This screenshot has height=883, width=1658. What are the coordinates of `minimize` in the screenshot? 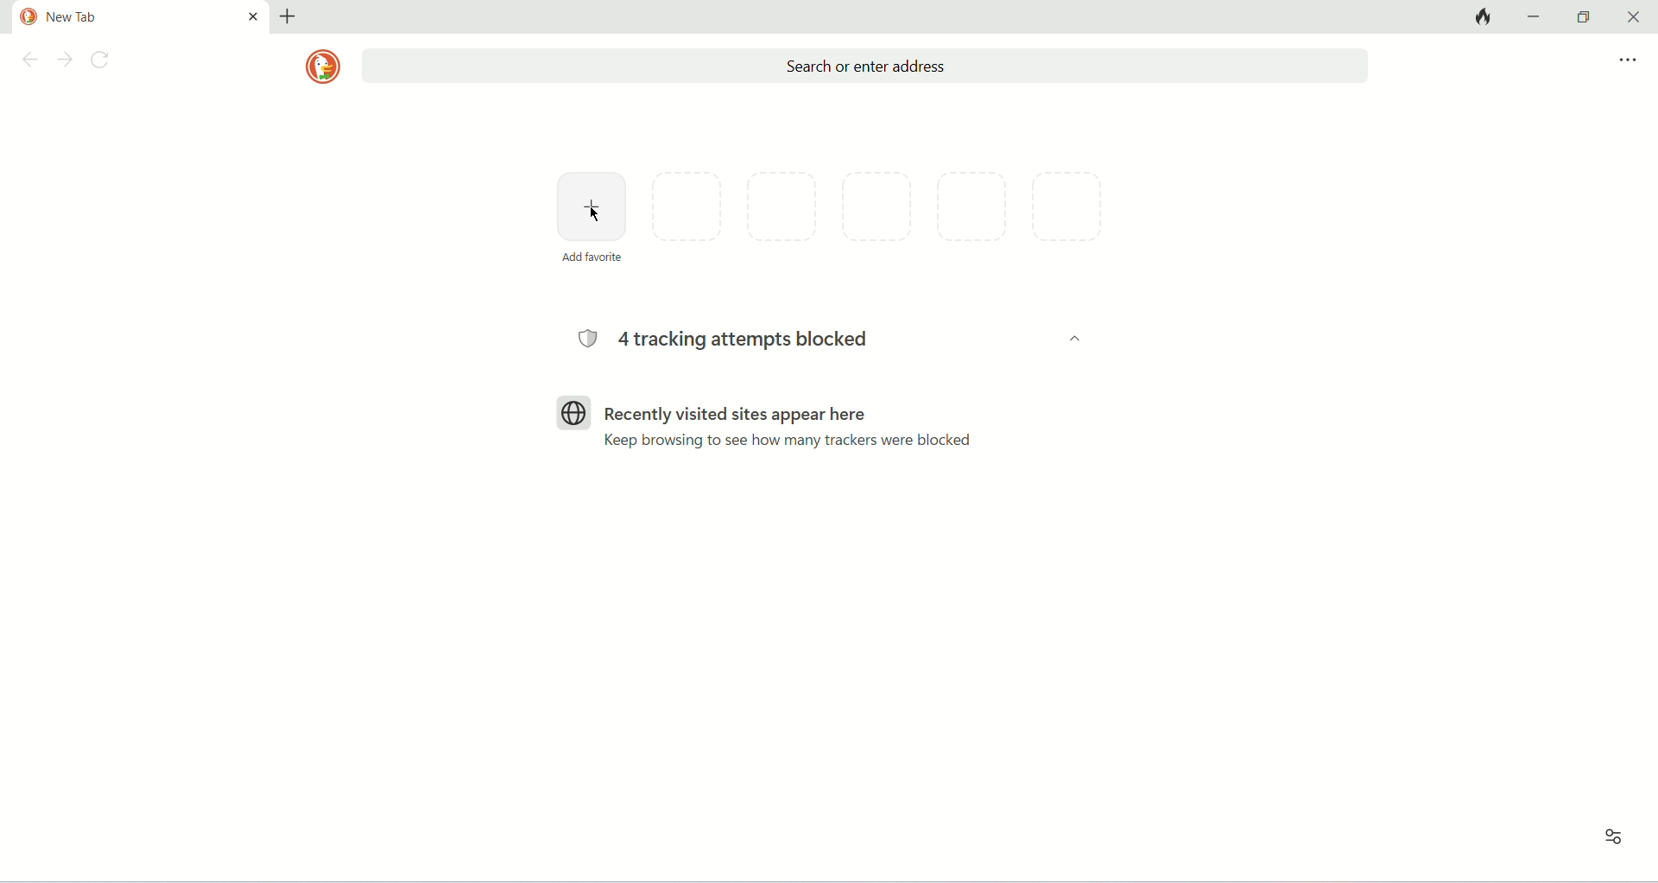 It's located at (1537, 16).